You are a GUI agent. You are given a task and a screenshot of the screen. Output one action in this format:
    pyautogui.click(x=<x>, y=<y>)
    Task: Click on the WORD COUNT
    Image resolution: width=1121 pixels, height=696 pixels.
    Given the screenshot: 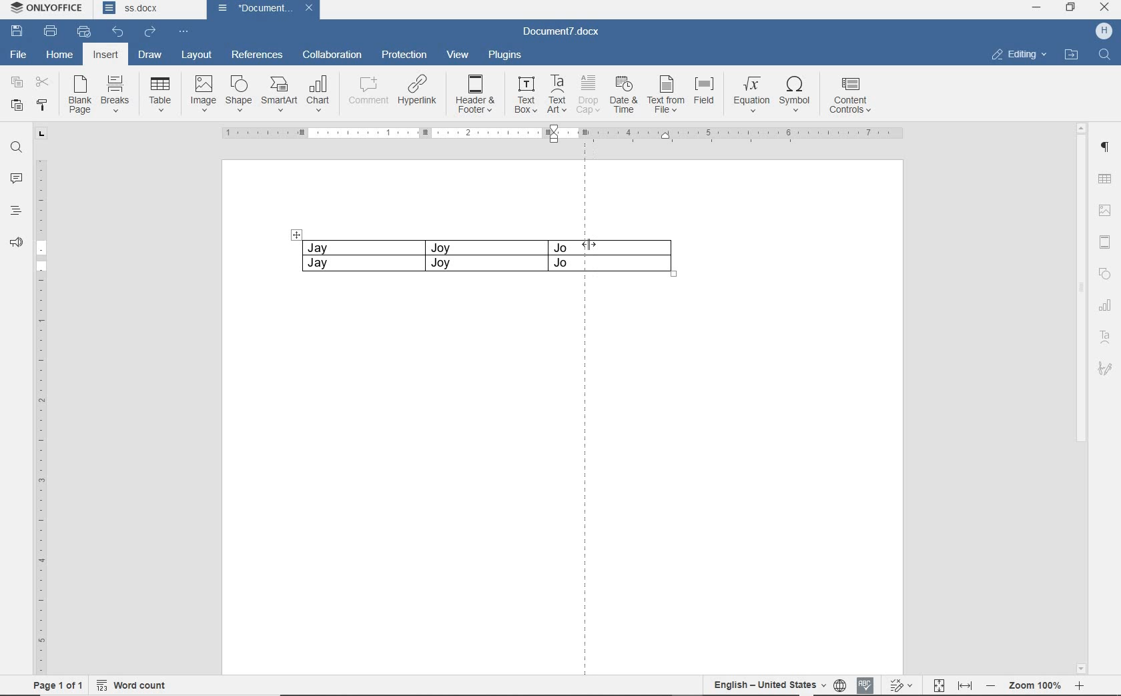 What is the action you would take?
    pyautogui.click(x=134, y=683)
    